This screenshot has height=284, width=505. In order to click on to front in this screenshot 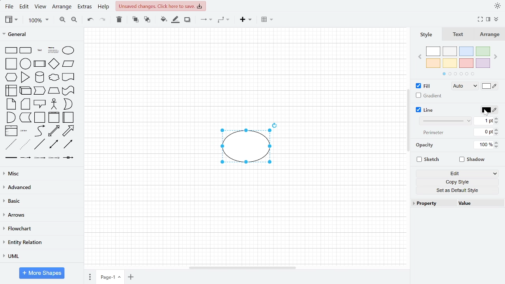, I will do `click(135, 20)`.